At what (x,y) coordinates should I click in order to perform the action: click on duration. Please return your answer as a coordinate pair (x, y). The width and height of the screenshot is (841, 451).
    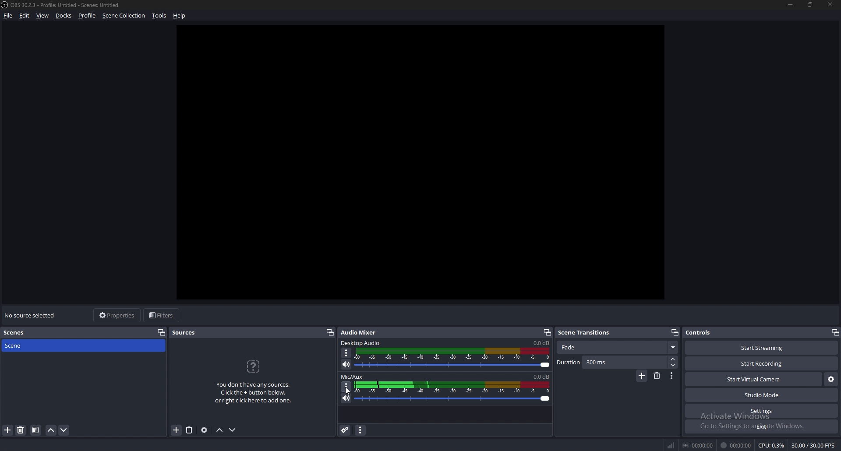
    Looking at the image, I should click on (611, 362).